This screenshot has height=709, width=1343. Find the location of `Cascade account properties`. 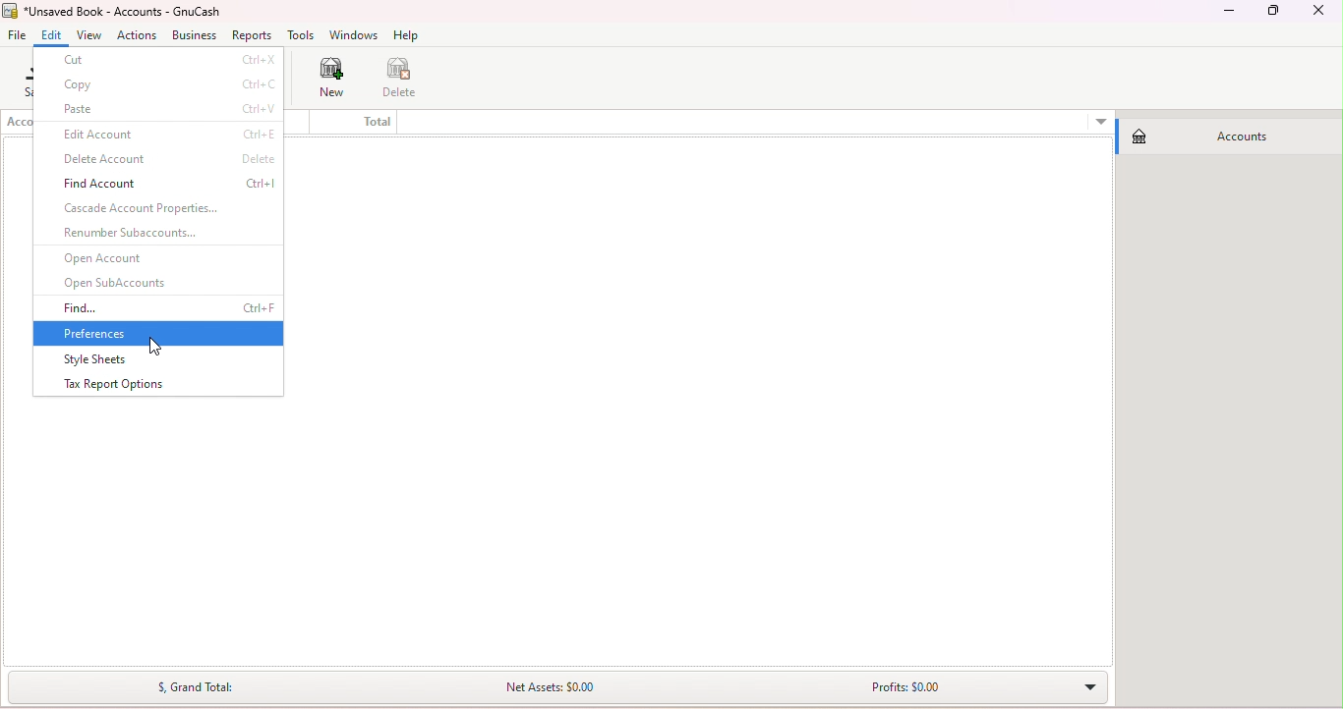

Cascade account properties is located at coordinates (160, 205).